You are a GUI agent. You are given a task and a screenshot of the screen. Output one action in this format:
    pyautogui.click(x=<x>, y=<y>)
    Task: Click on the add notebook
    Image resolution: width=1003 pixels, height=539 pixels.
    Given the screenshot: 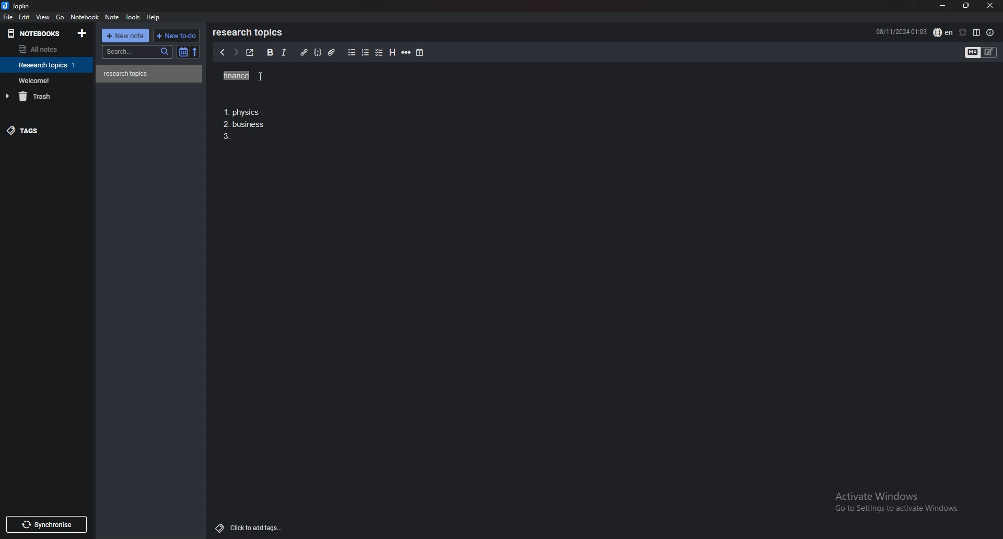 What is the action you would take?
    pyautogui.click(x=81, y=33)
    